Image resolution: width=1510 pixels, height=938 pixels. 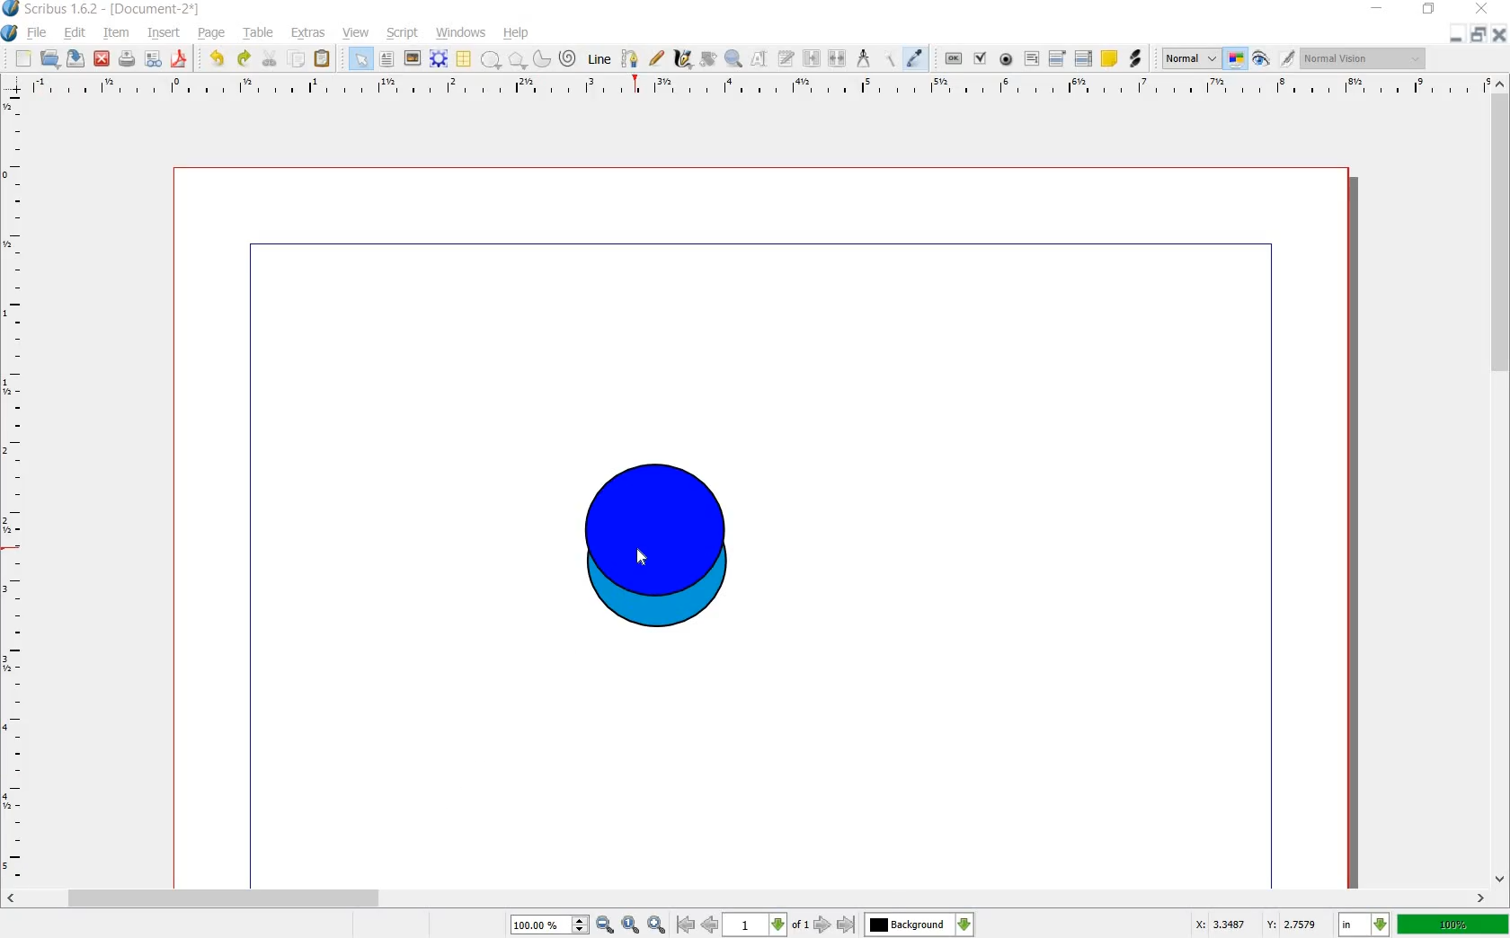 What do you see at coordinates (117, 33) in the screenshot?
I see `item` at bounding box center [117, 33].